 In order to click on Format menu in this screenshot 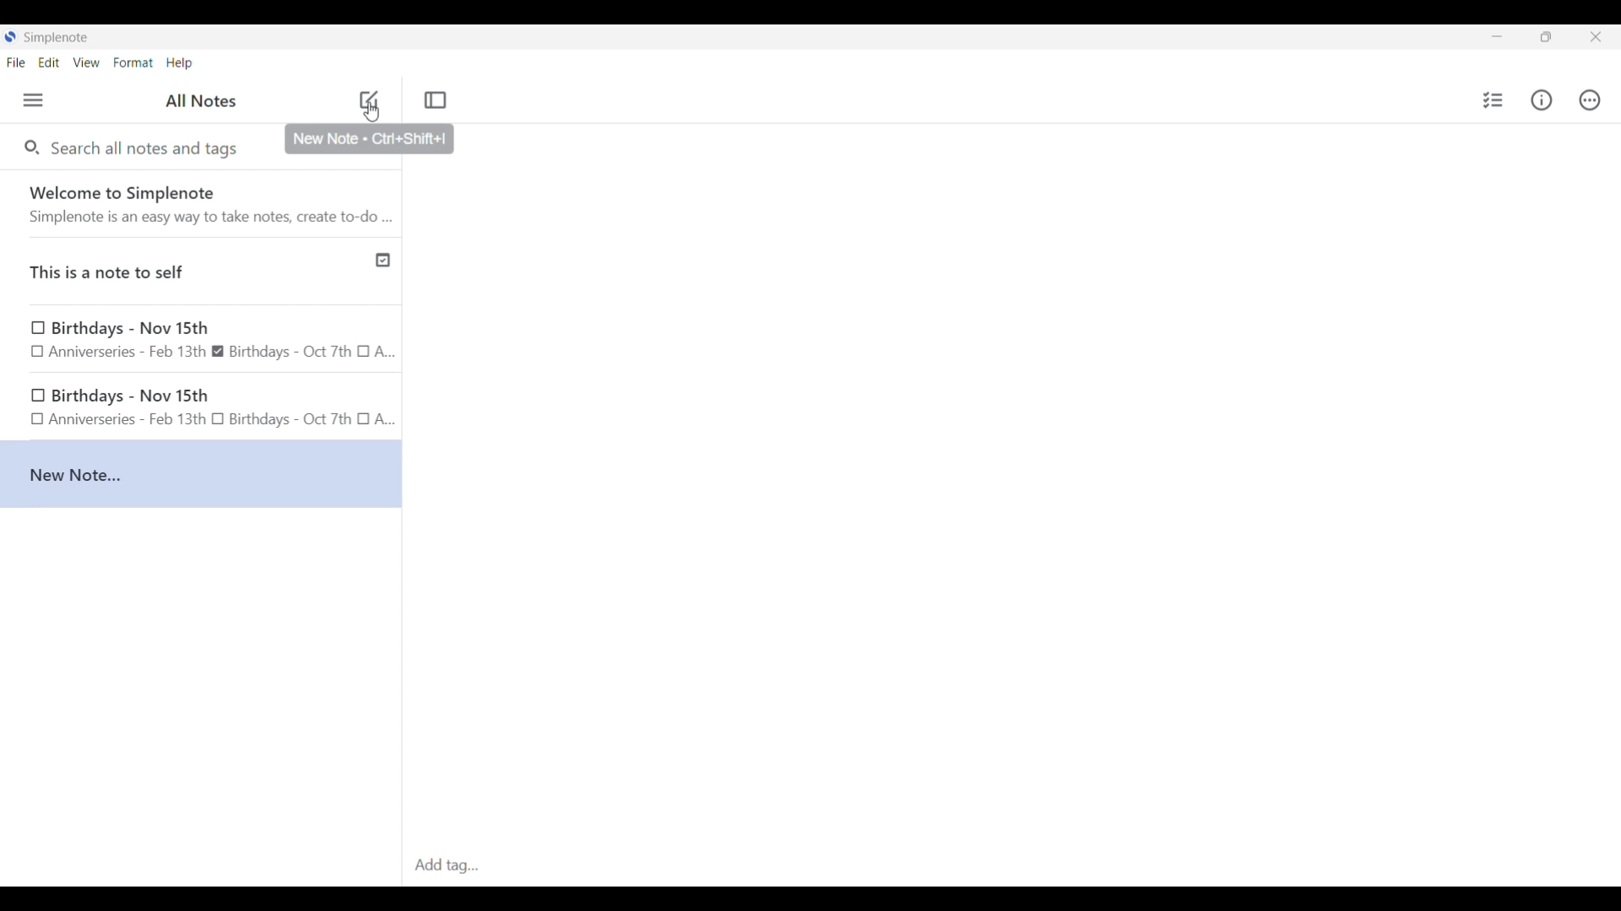, I will do `click(133, 62)`.